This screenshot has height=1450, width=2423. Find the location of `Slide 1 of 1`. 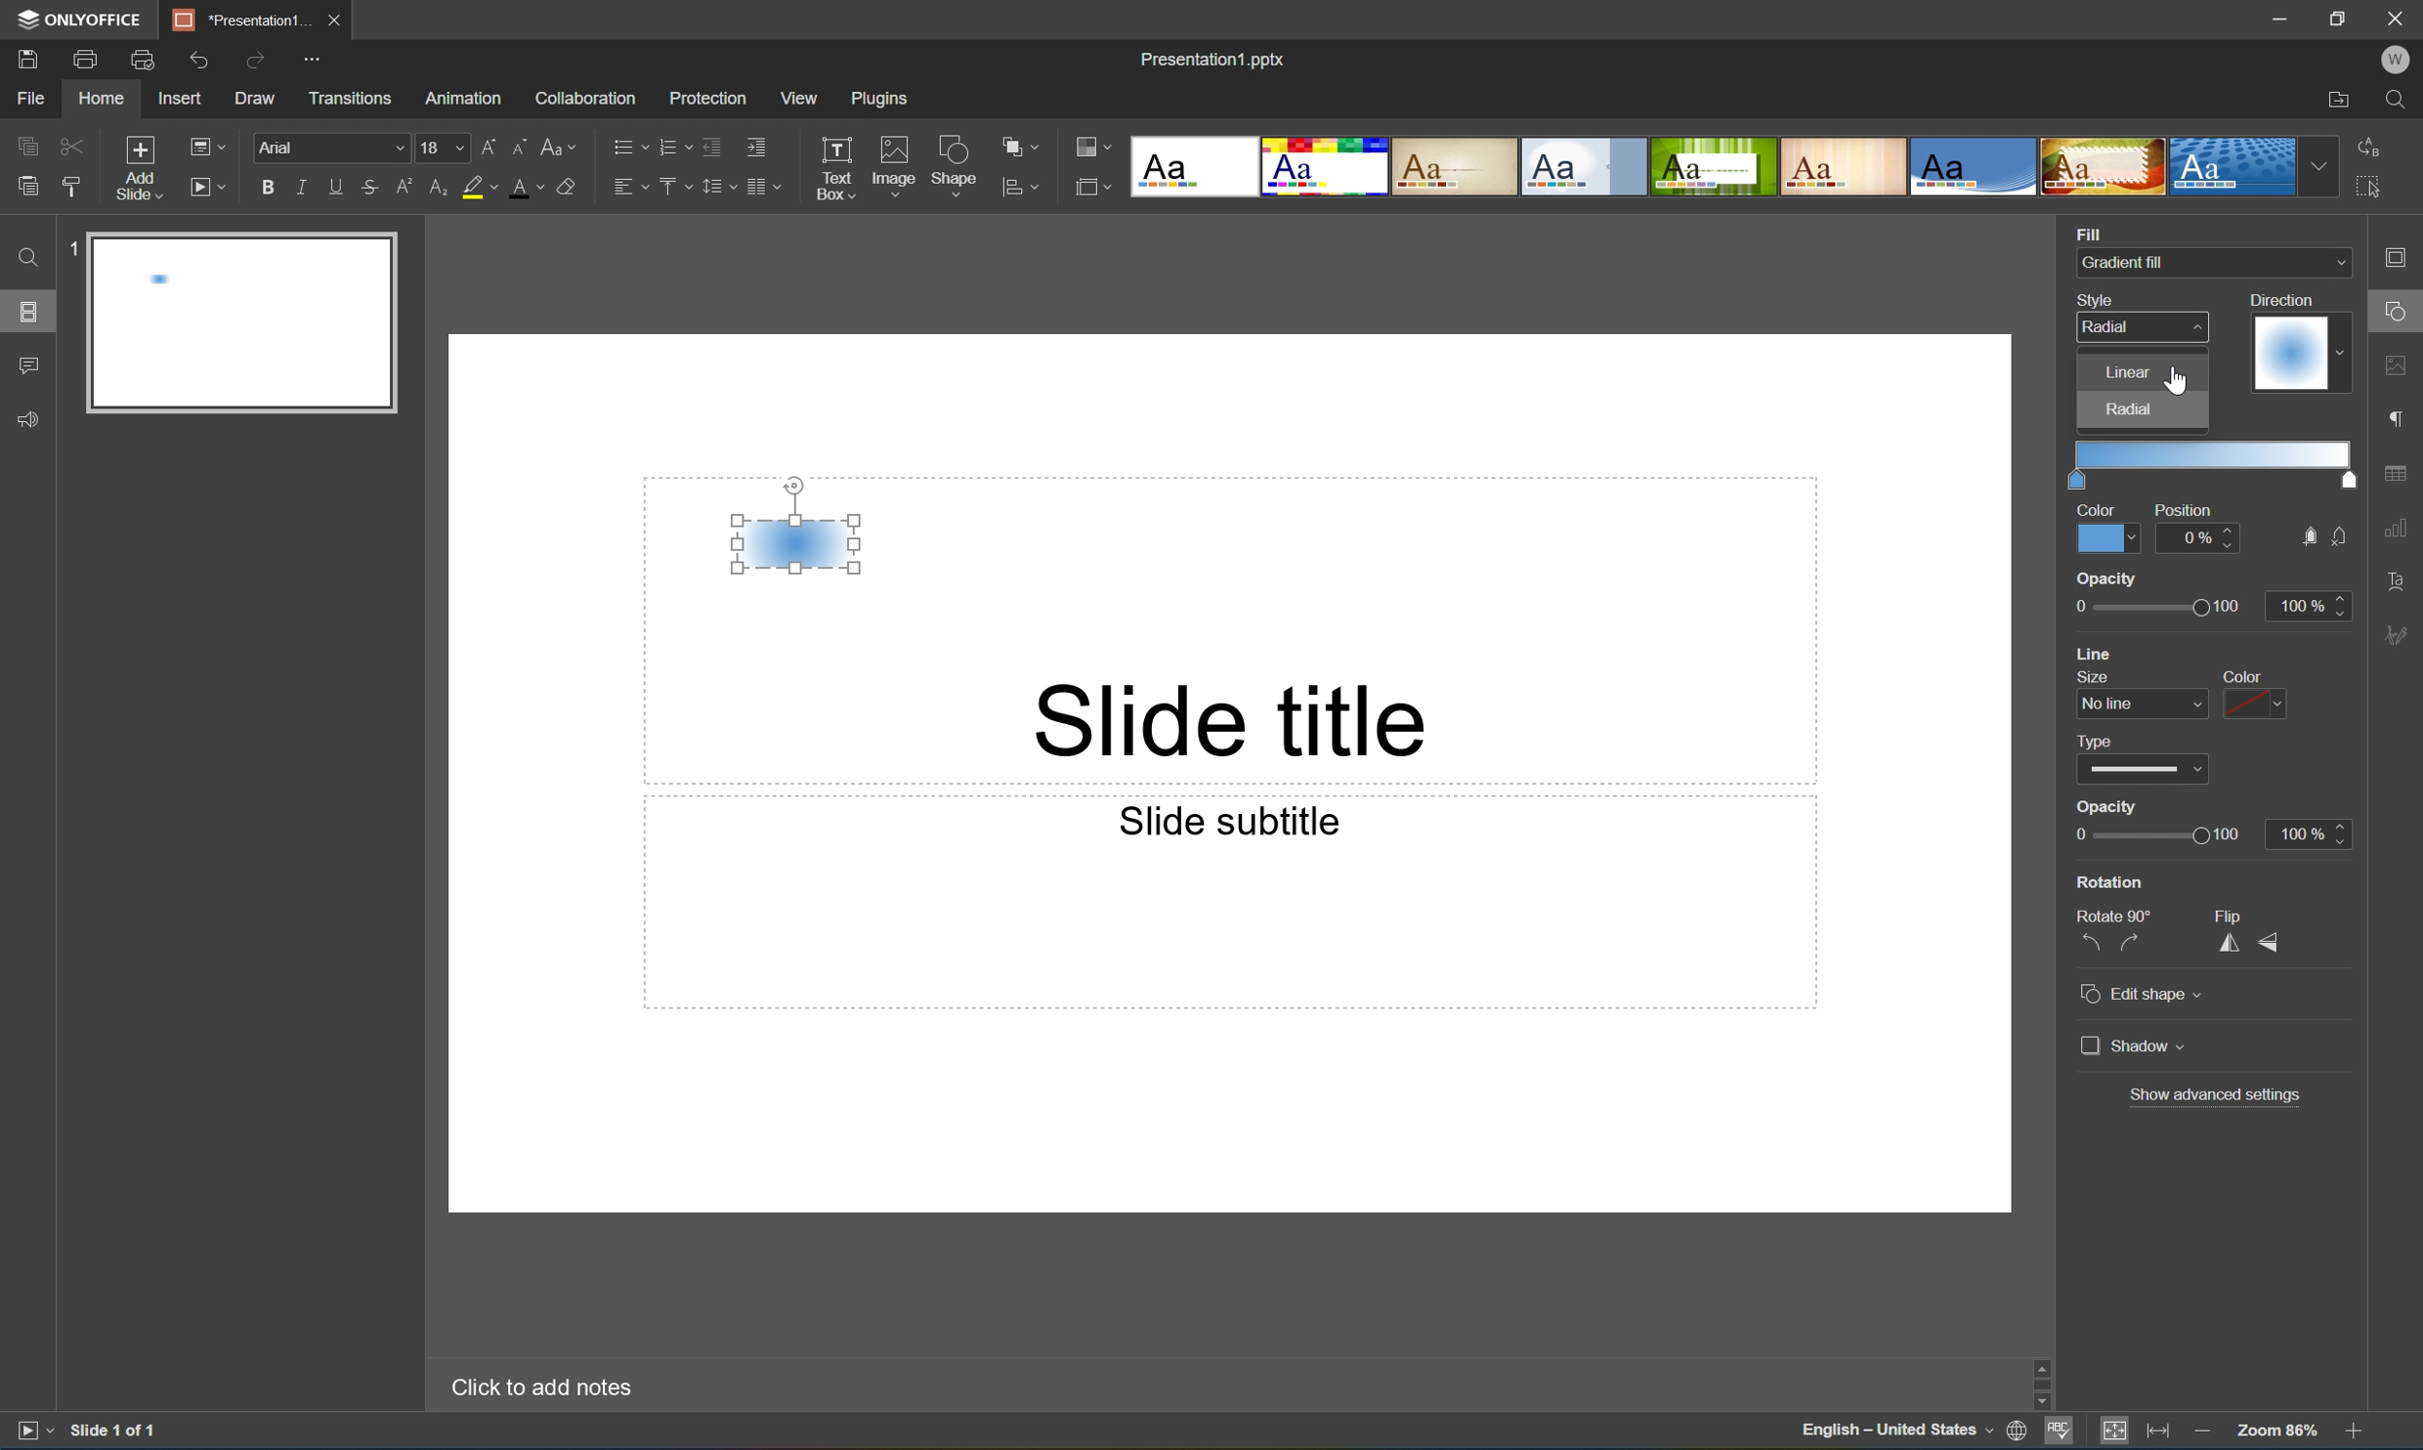

Slide 1 of 1 is located at coordinates (115, 1429).